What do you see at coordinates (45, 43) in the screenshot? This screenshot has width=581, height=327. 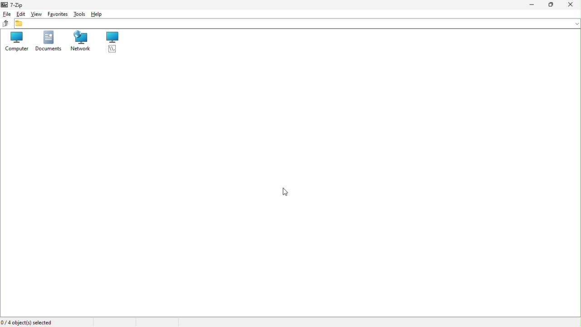 I see `Documents` at bounding box center [45, 43].